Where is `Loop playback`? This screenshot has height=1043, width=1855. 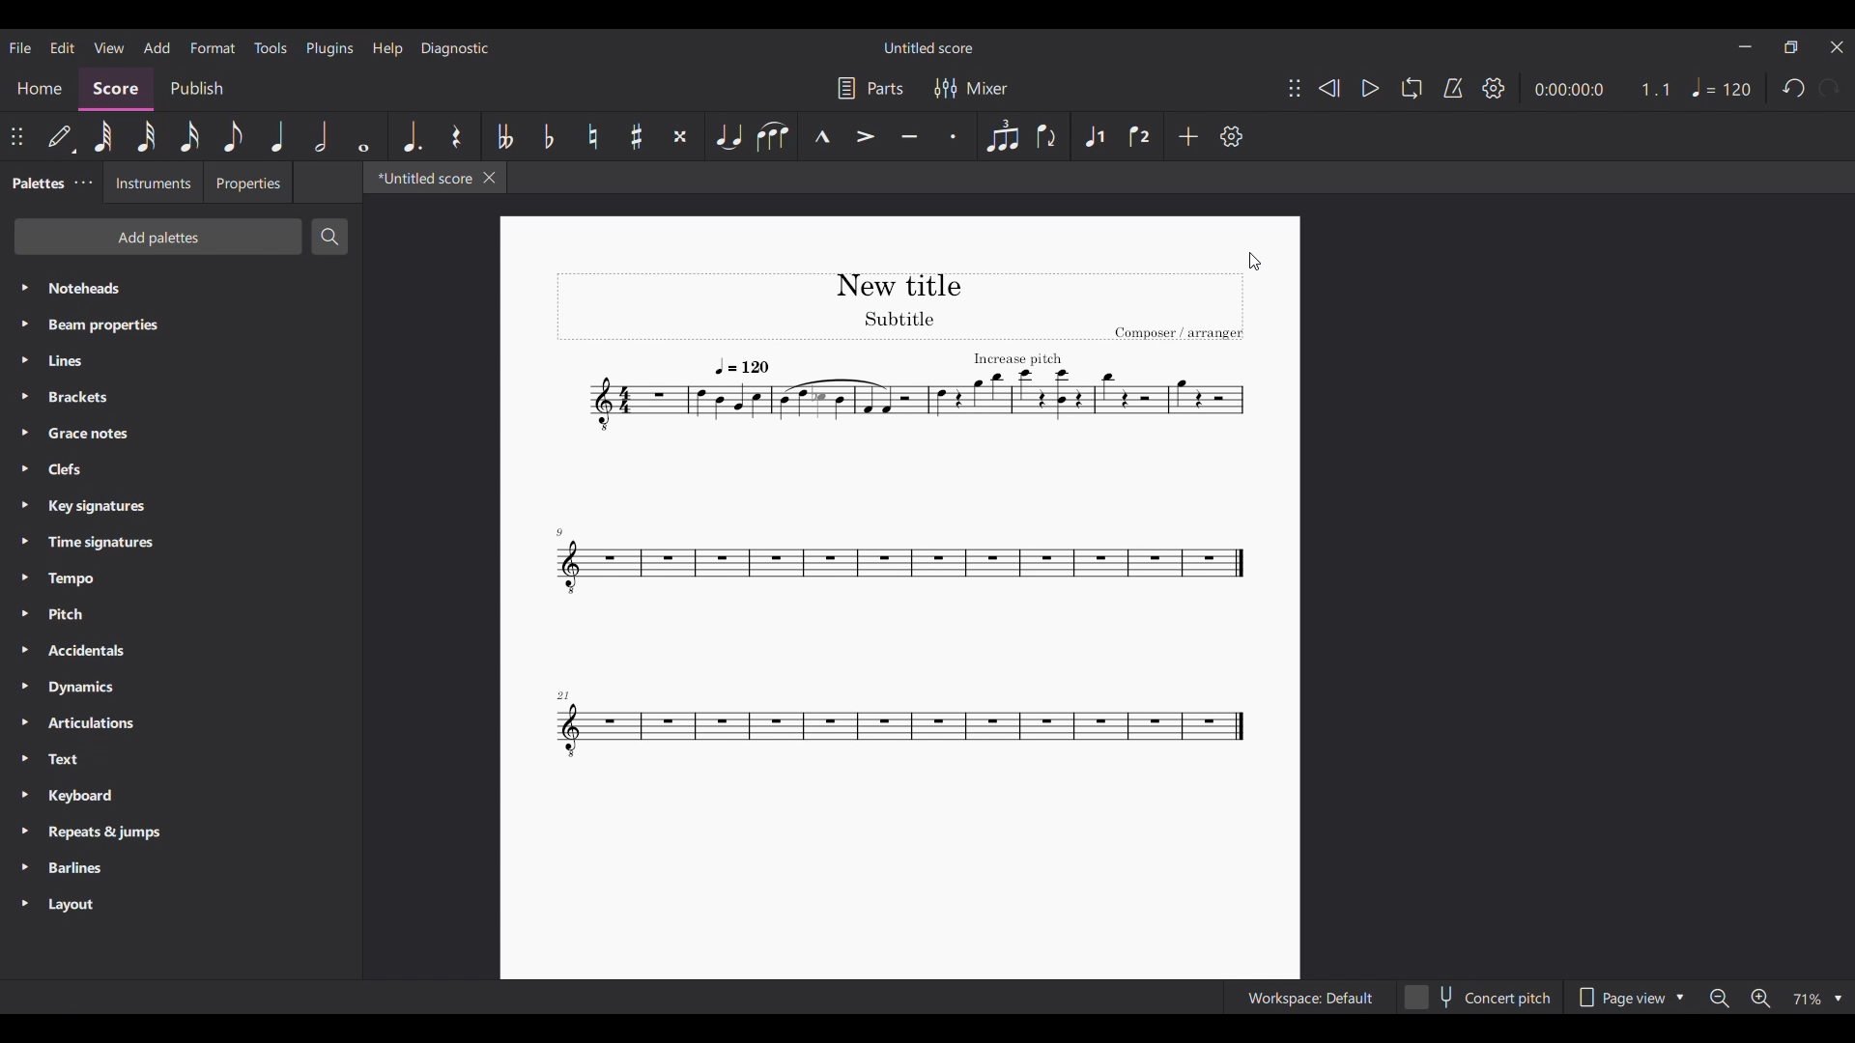
Loop playback is located at coordinates (1412, 88).